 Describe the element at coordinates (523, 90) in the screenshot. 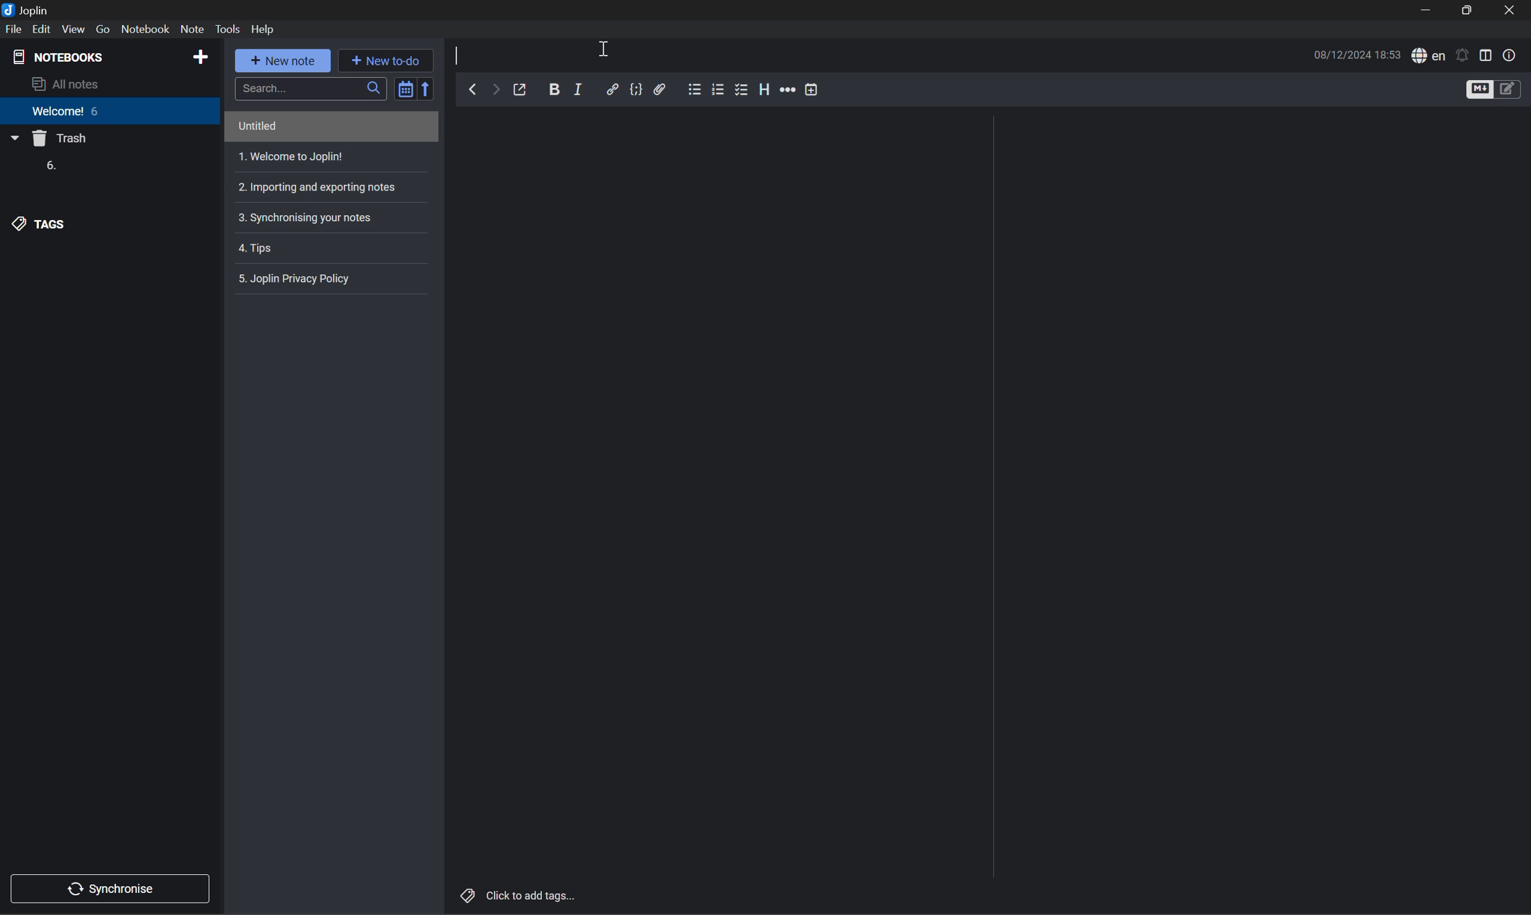

I see `Toggle external editing` at that location.